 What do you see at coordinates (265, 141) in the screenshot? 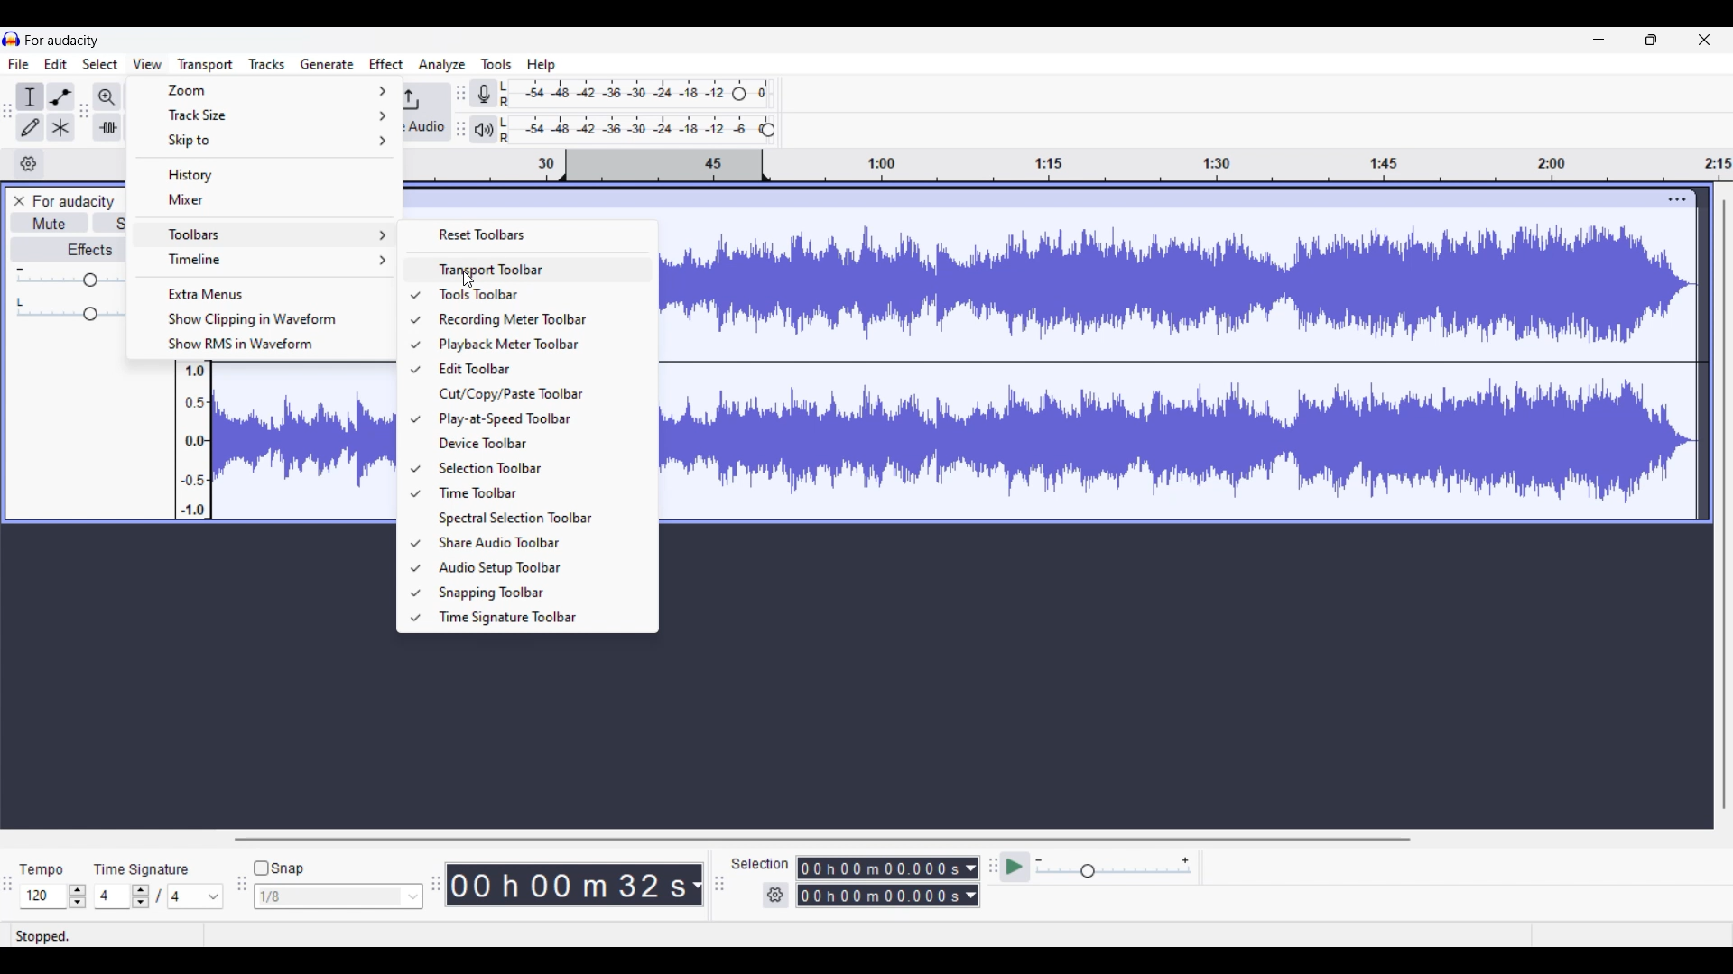
I see `Skip to options` at bounding box center [265, 141].